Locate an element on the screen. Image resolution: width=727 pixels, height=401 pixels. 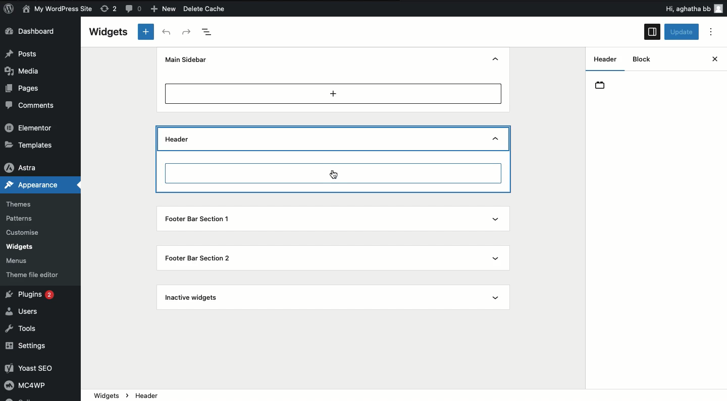
Tools is located at coordinates (25, 329).